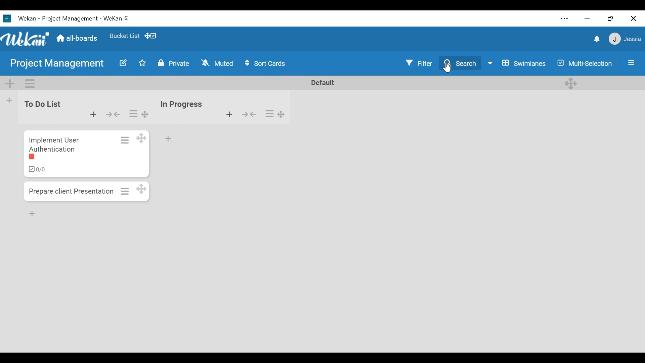 This screenshot has height=363, width=645. Describe the element at coordinates (142, 138) in the screenshot. I see `Desktop drag handles` at that location.